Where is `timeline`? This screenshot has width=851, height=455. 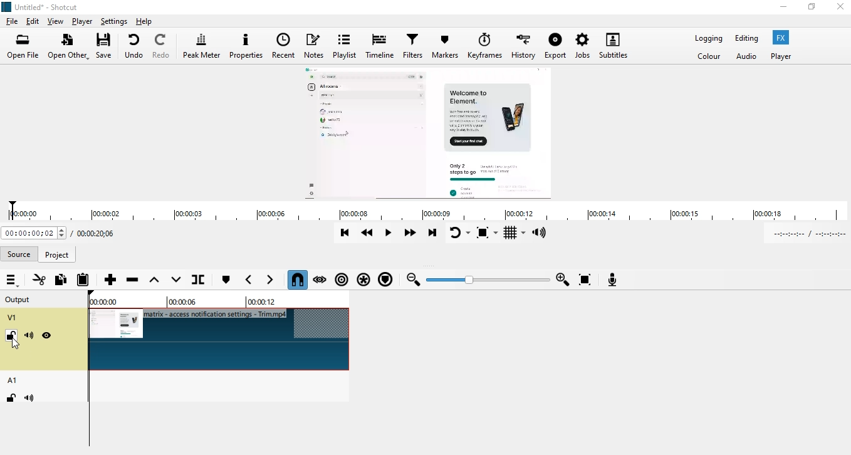 timeline is located at coordinates (381, 47).